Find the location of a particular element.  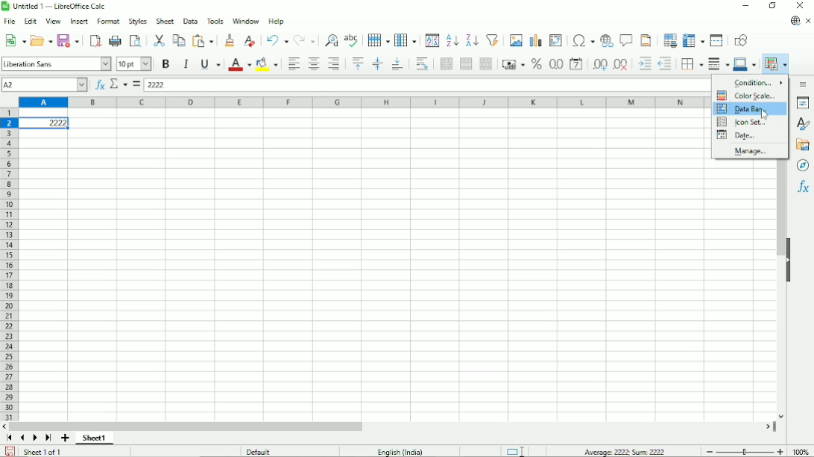

Add decimal place is located at coordinates (599, 64).